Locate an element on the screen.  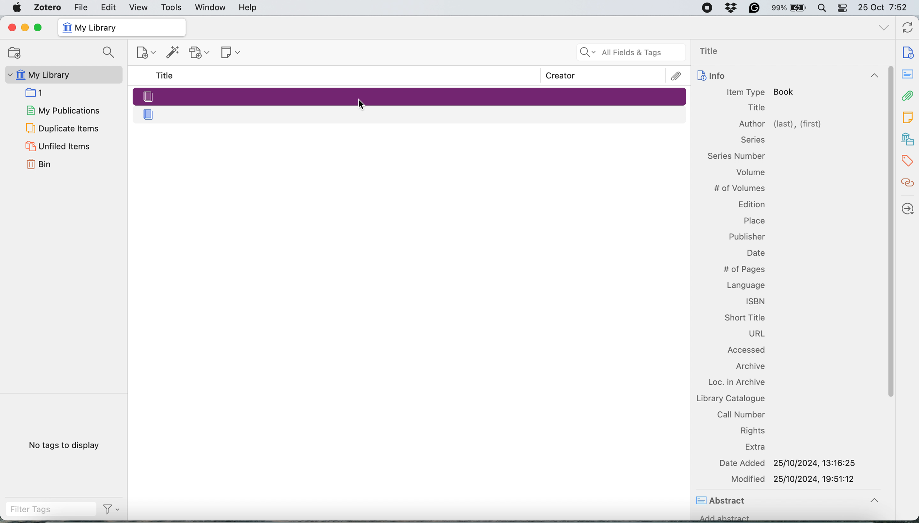
View is located at coordinates (139, 8).